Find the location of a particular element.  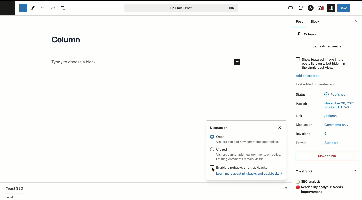

set featured image is located at coordinates (327, 46).